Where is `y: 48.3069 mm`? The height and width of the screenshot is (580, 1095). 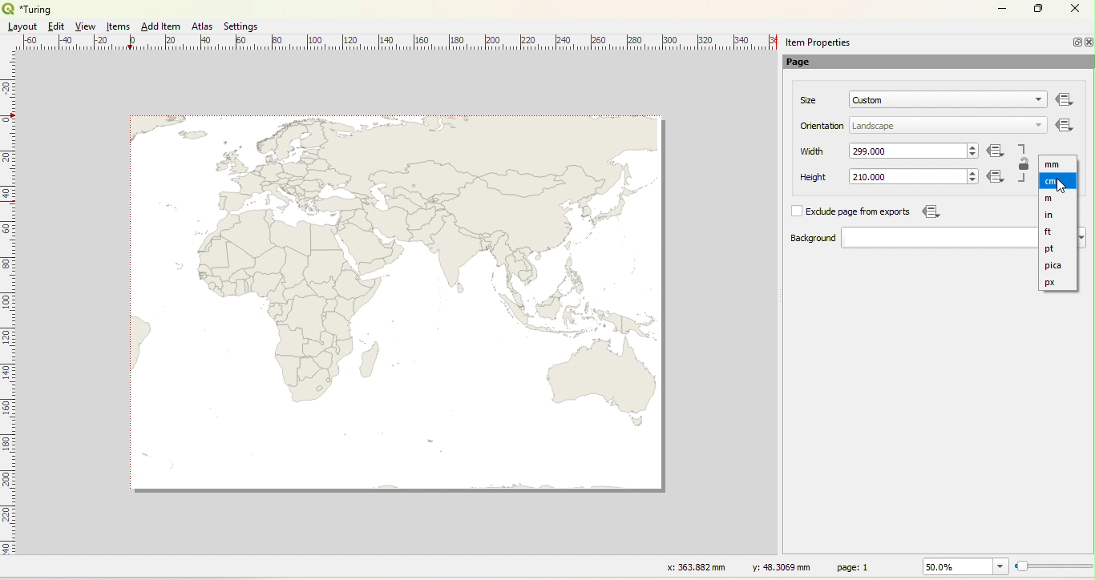
y: 48.3069 mm is located at coordinates (776, 566).